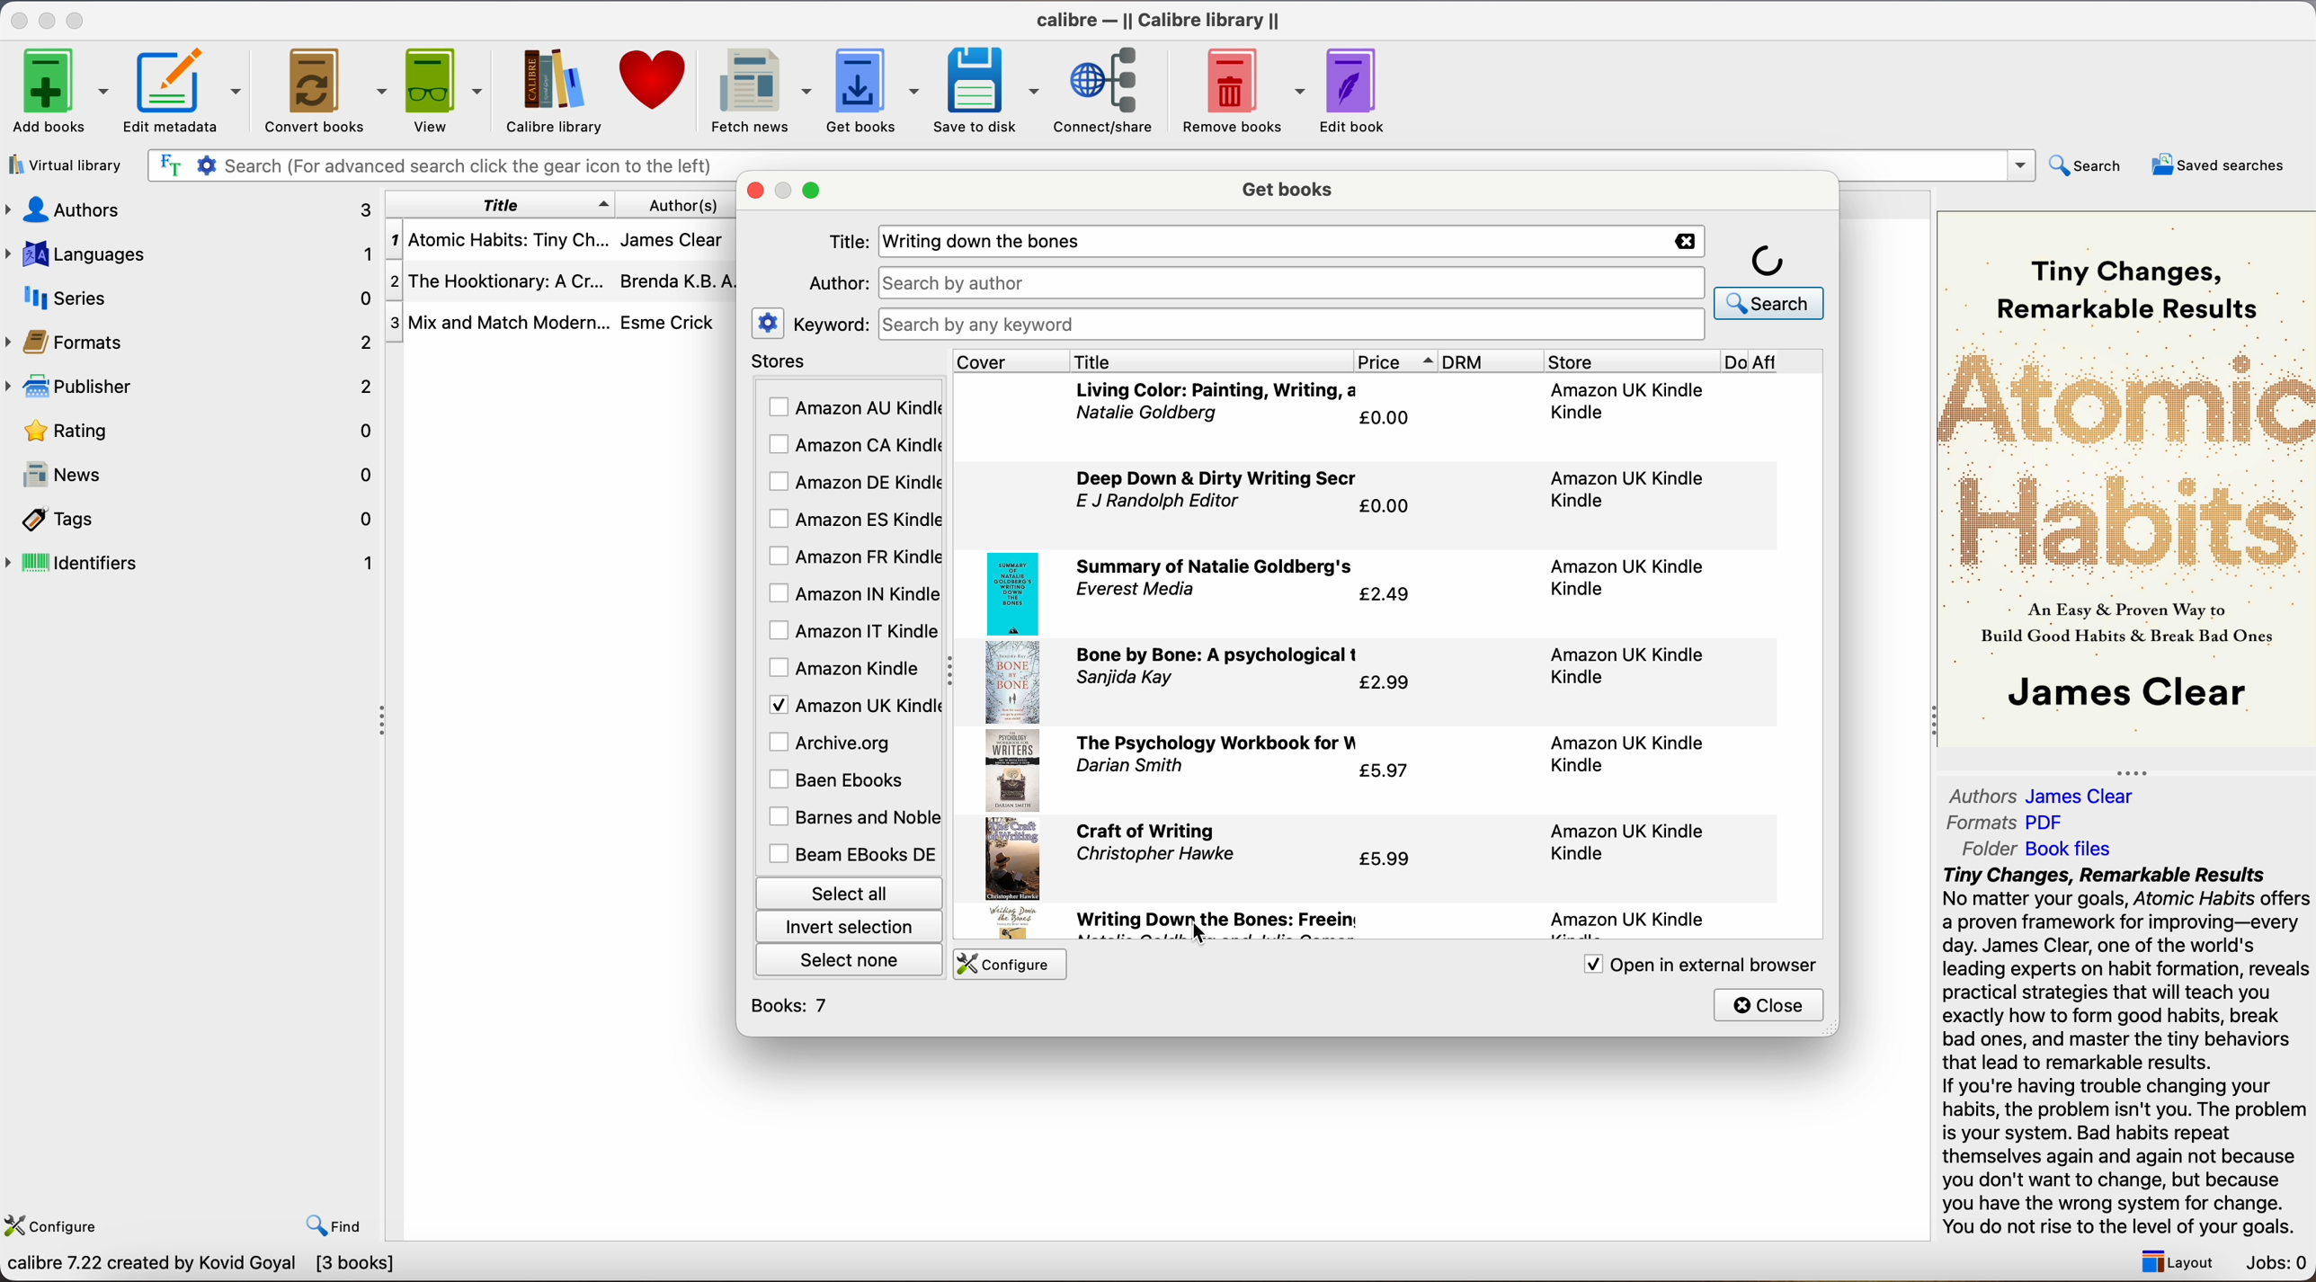  What do you see at coordinates (859, 89) in the screenshot?
I see `click on get books` at bounding box center [859, 89].